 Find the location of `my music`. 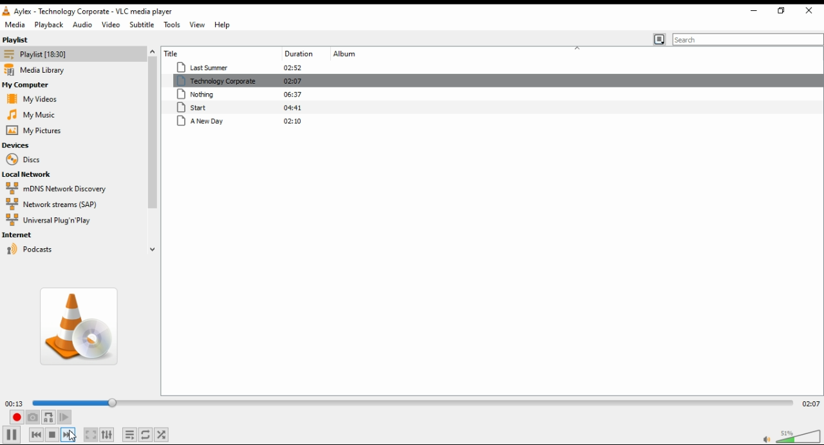

my music is located at coordinates (32, 114).